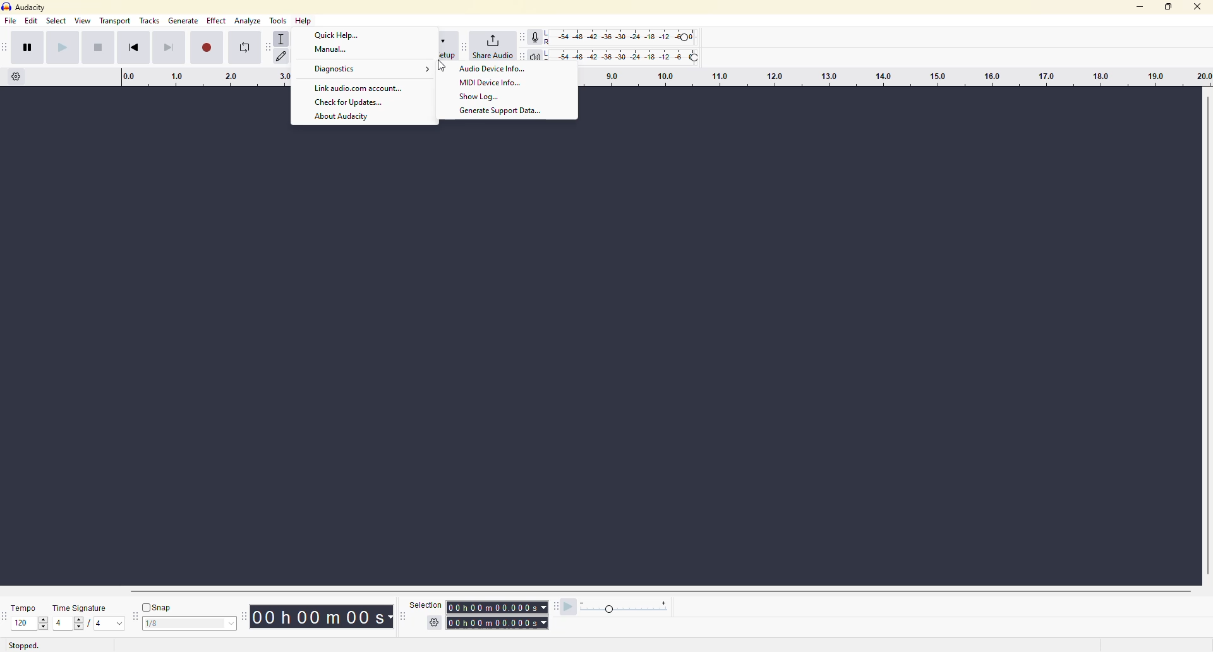 This screenshot has width=1213, height=652. I want to click on Link audio.com account., so click(359, 88).